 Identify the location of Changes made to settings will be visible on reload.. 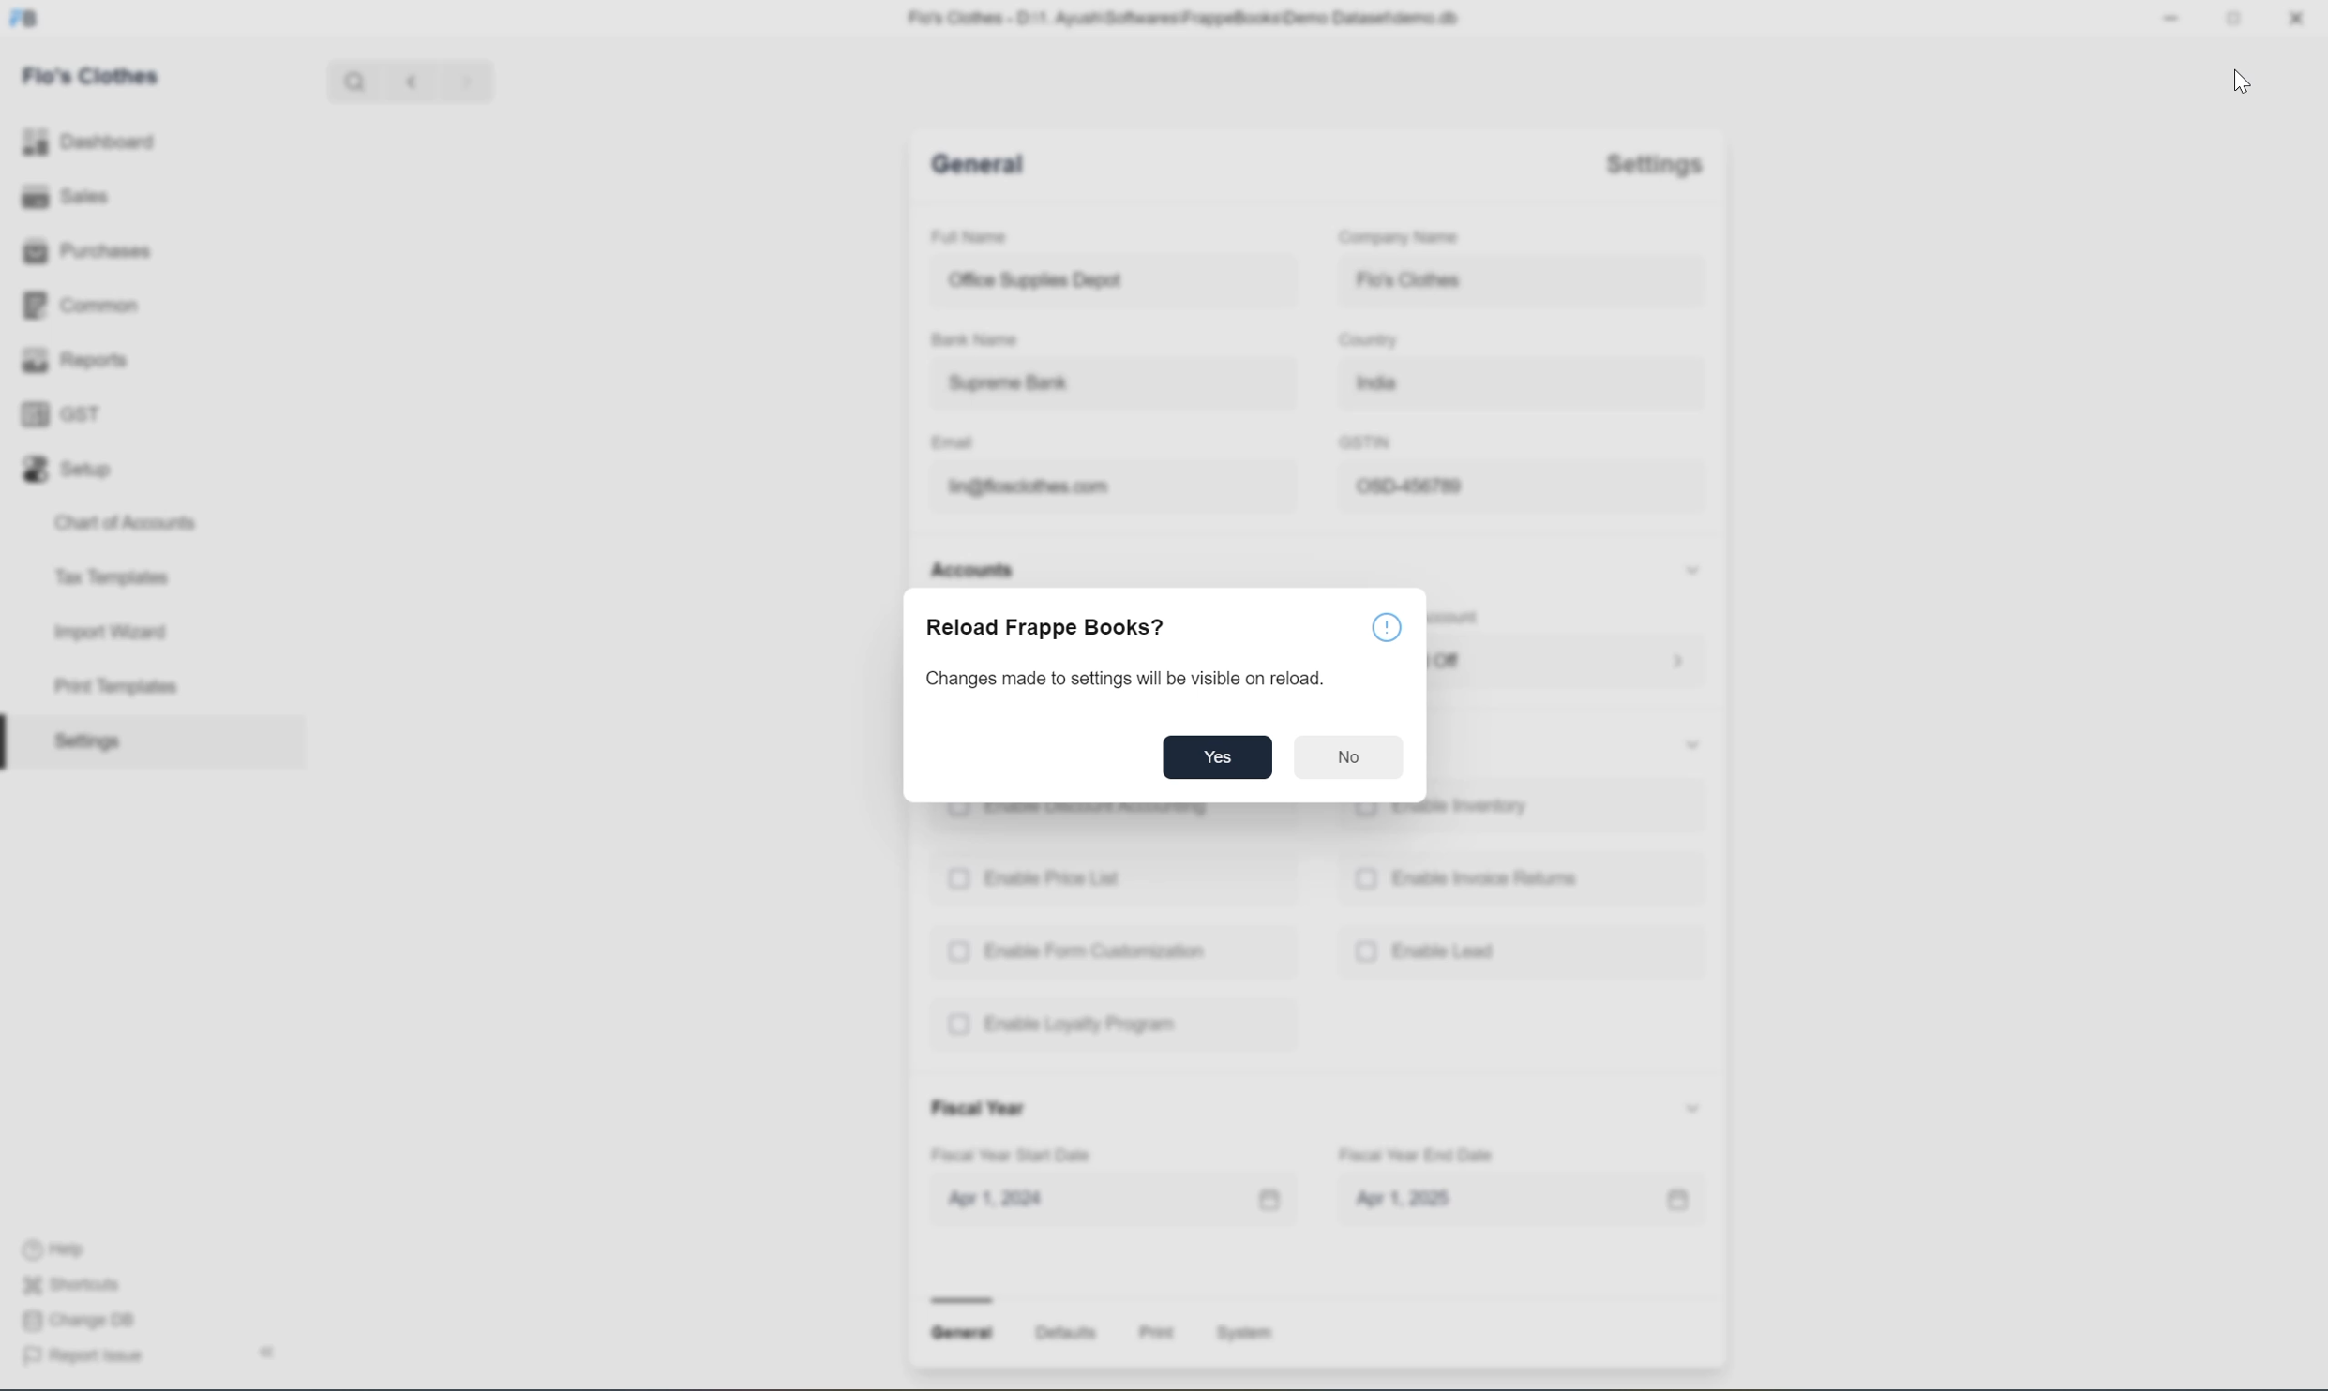
(1125, 680).